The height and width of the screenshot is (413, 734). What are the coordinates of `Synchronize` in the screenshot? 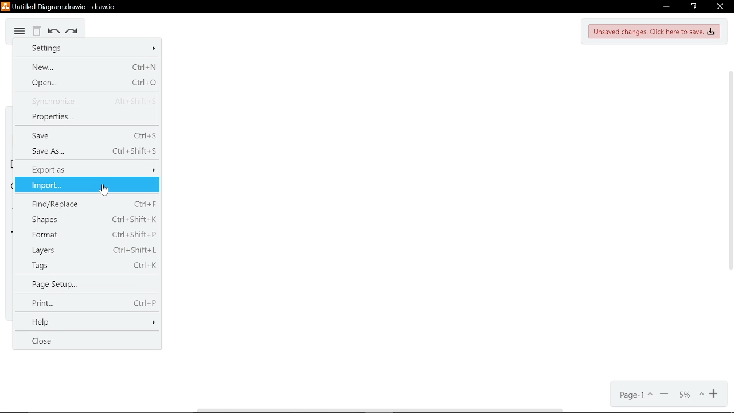 It's located at (86, 100).